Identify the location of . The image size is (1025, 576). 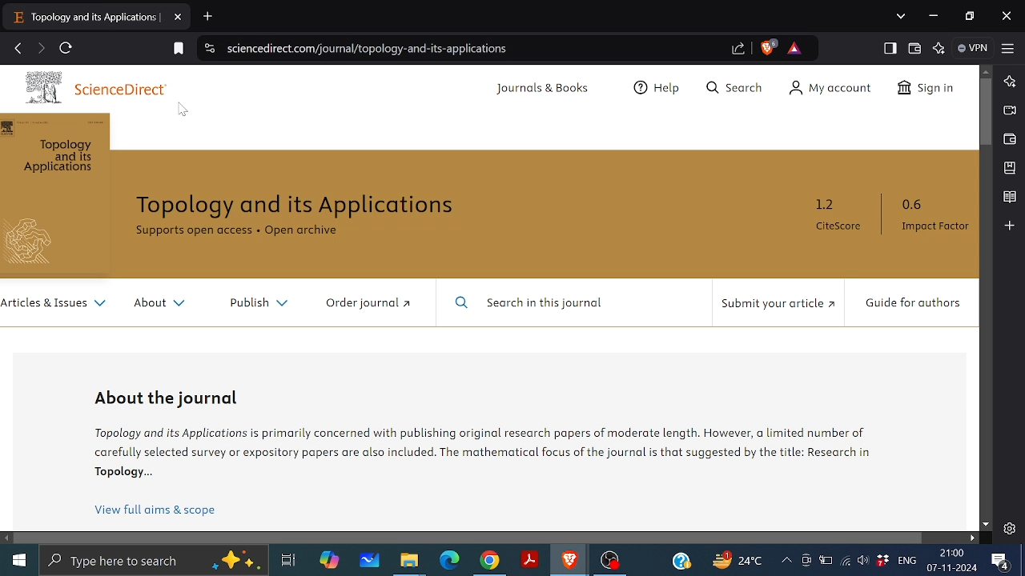
(1009, 109).